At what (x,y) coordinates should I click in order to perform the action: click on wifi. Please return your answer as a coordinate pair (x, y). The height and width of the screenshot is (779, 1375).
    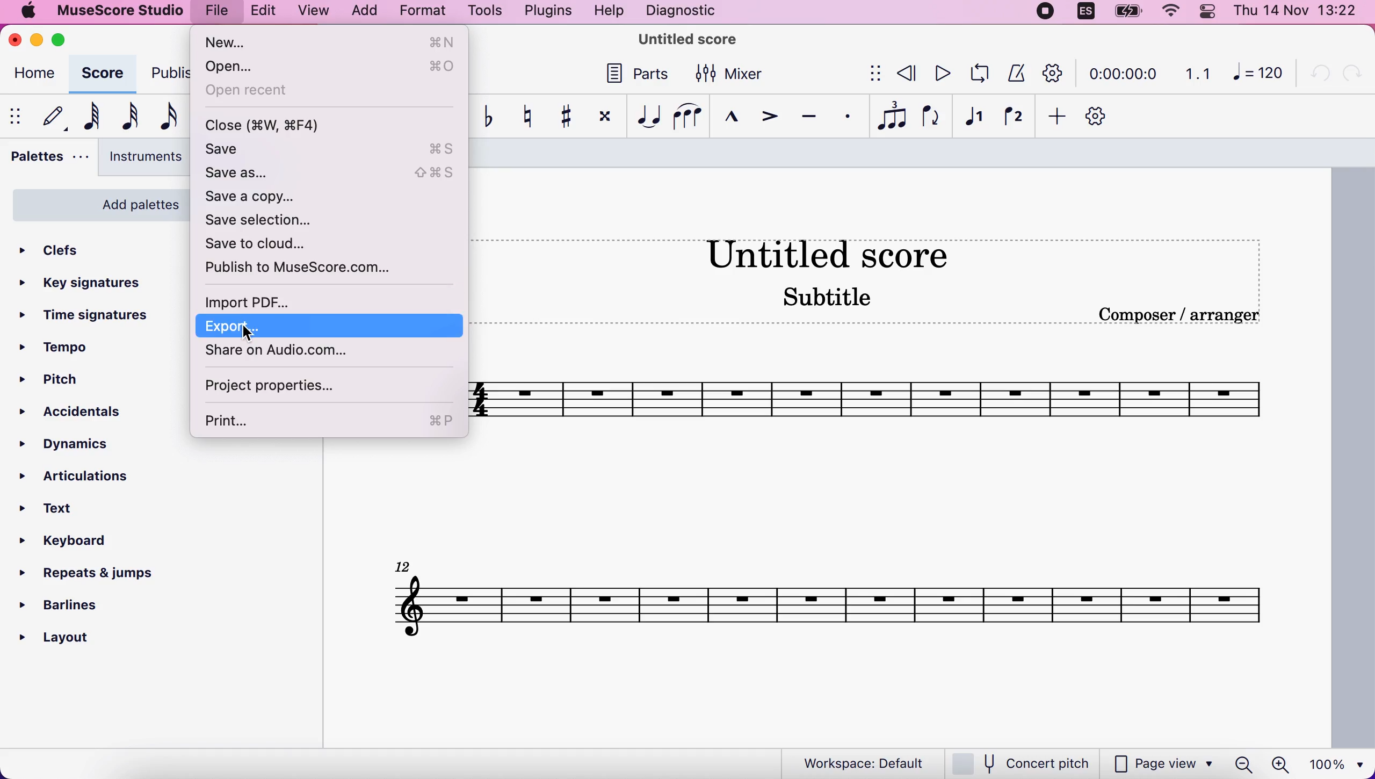
    Looking at the image, I should click on (1162, 12).